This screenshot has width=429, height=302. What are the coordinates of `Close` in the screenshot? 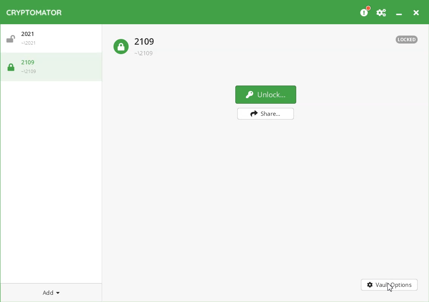 It's located at (417, 12).